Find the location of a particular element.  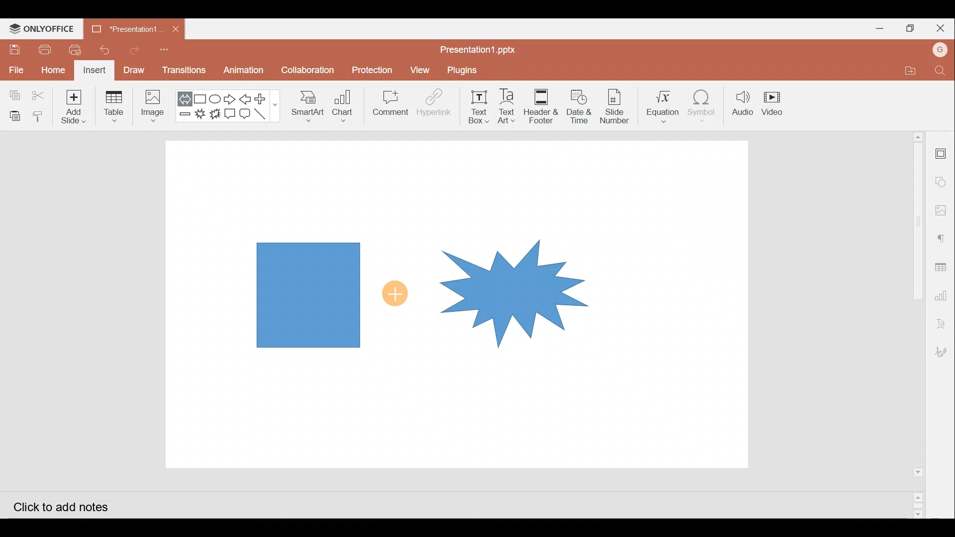

Paste is located at coordinates (14, 113).